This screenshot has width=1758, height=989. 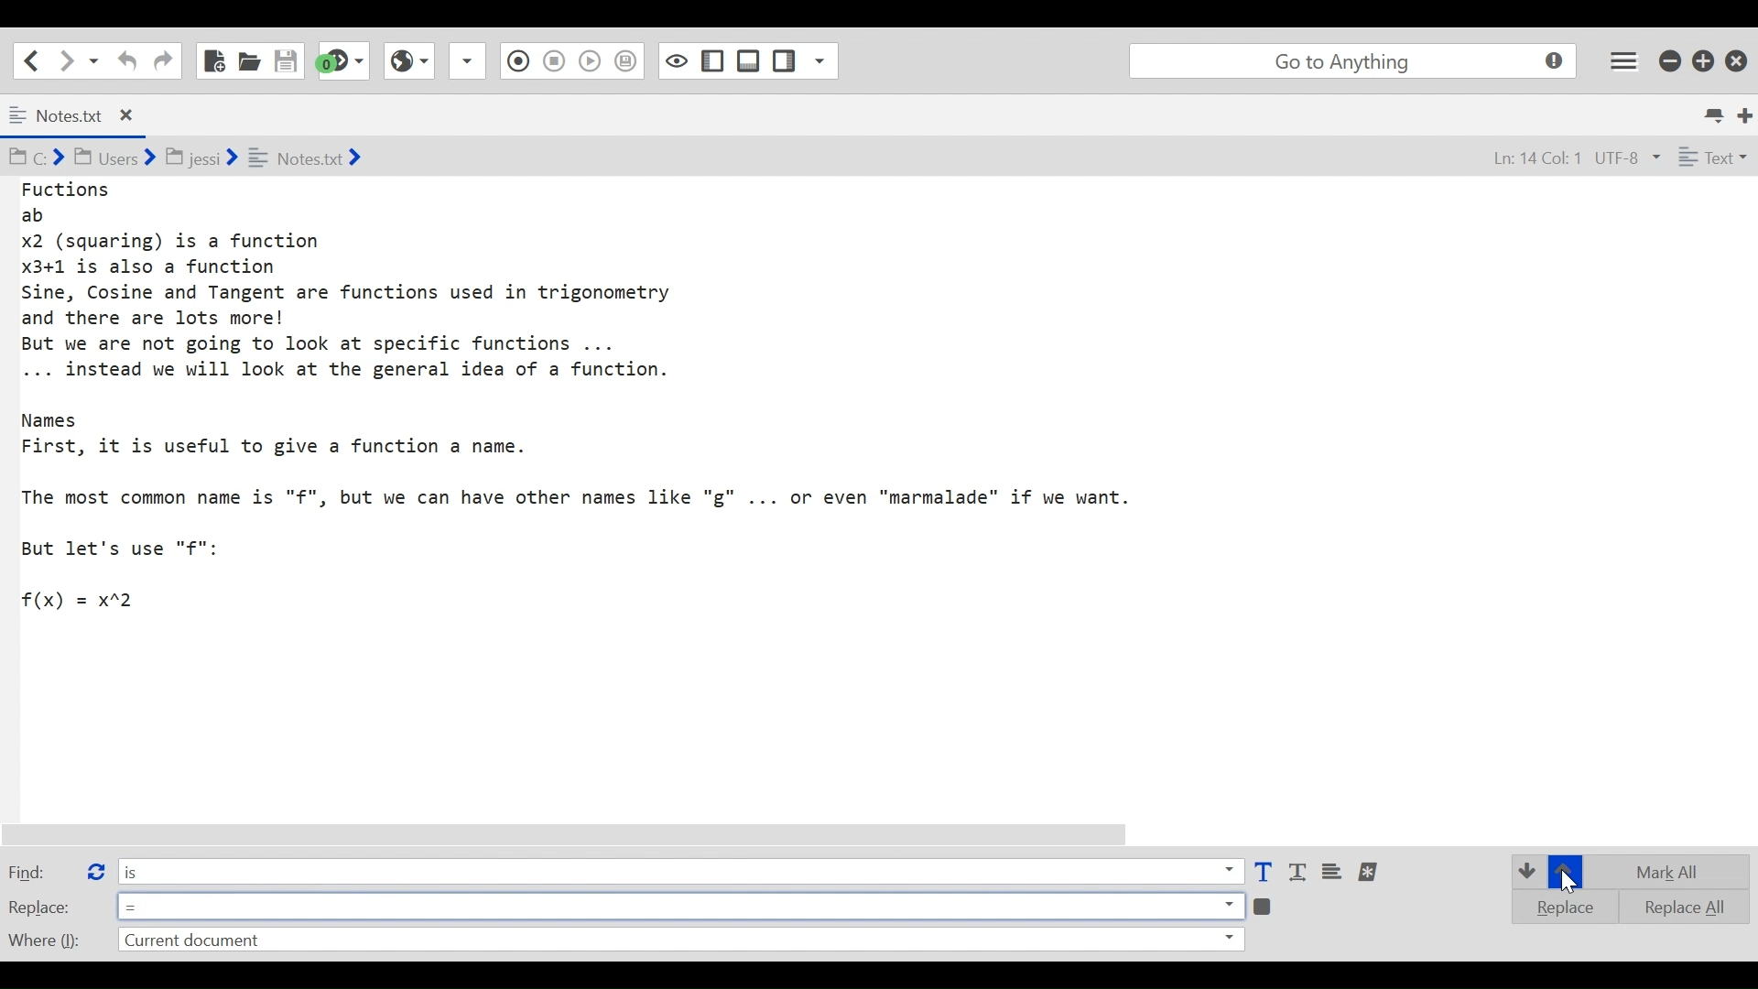 I want to click on Save File, so click(x=288, y=60).